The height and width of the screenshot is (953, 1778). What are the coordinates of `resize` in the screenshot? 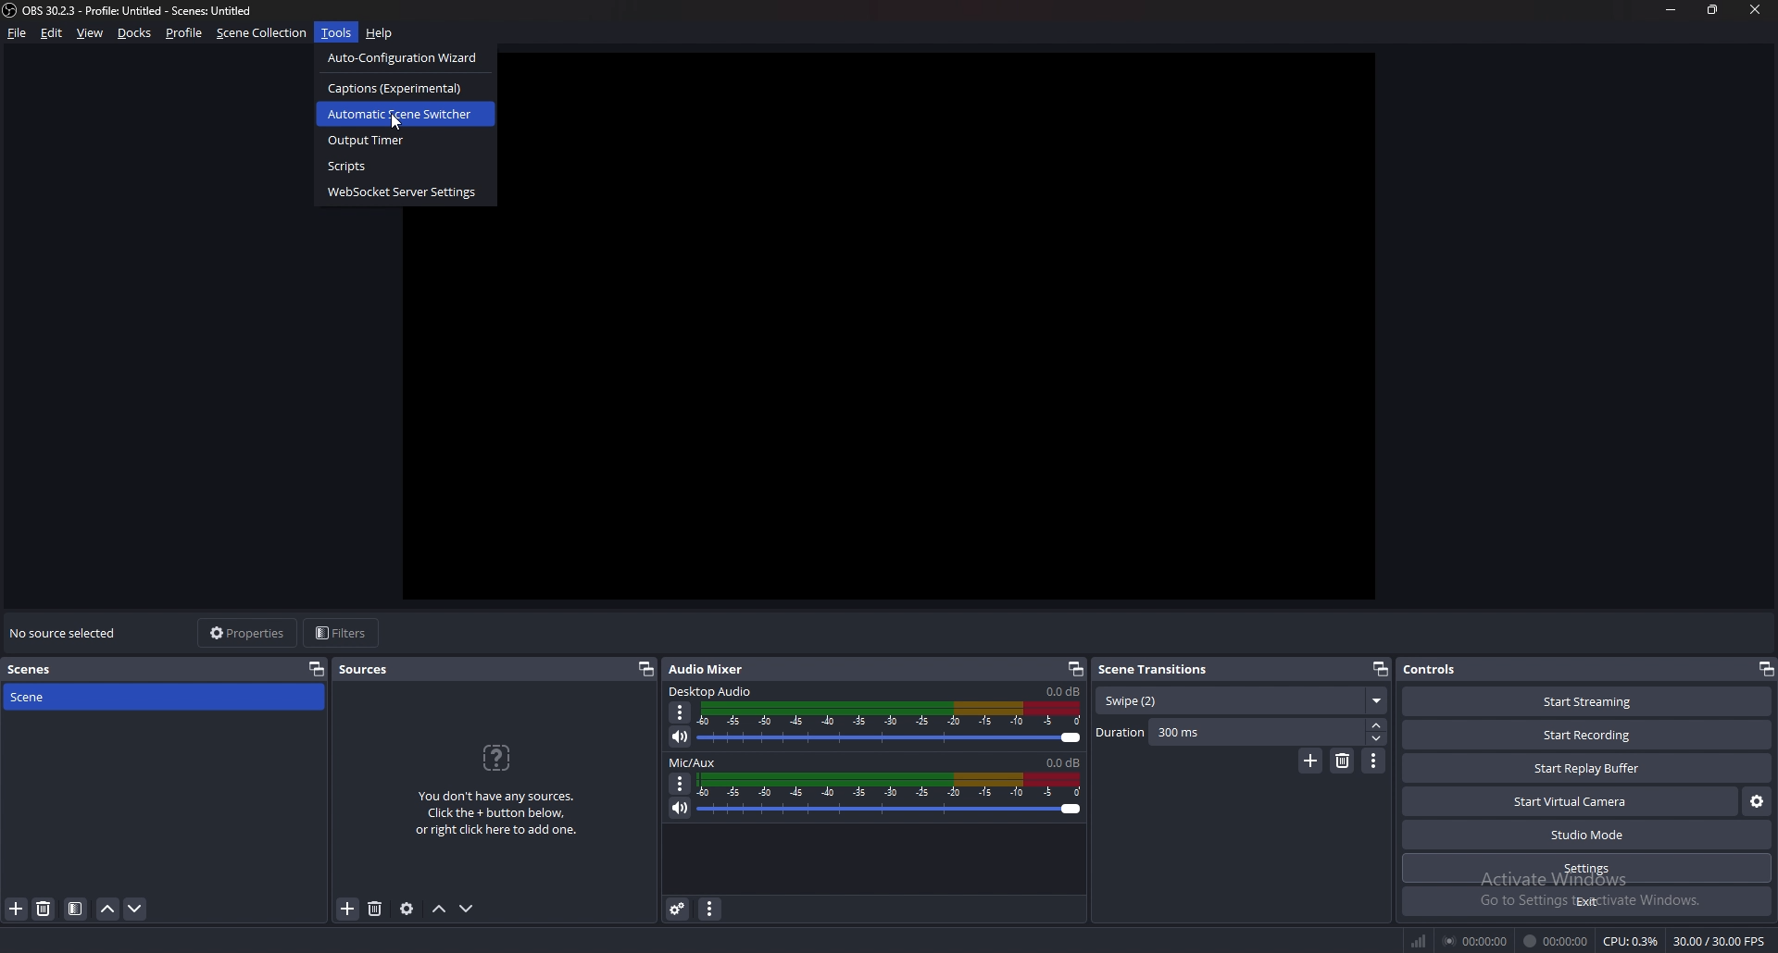 It's located at (1715, 9).